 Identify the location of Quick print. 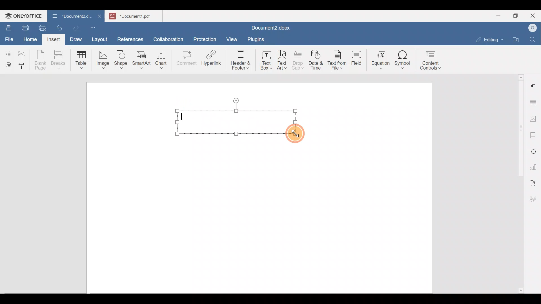
(41, 27).